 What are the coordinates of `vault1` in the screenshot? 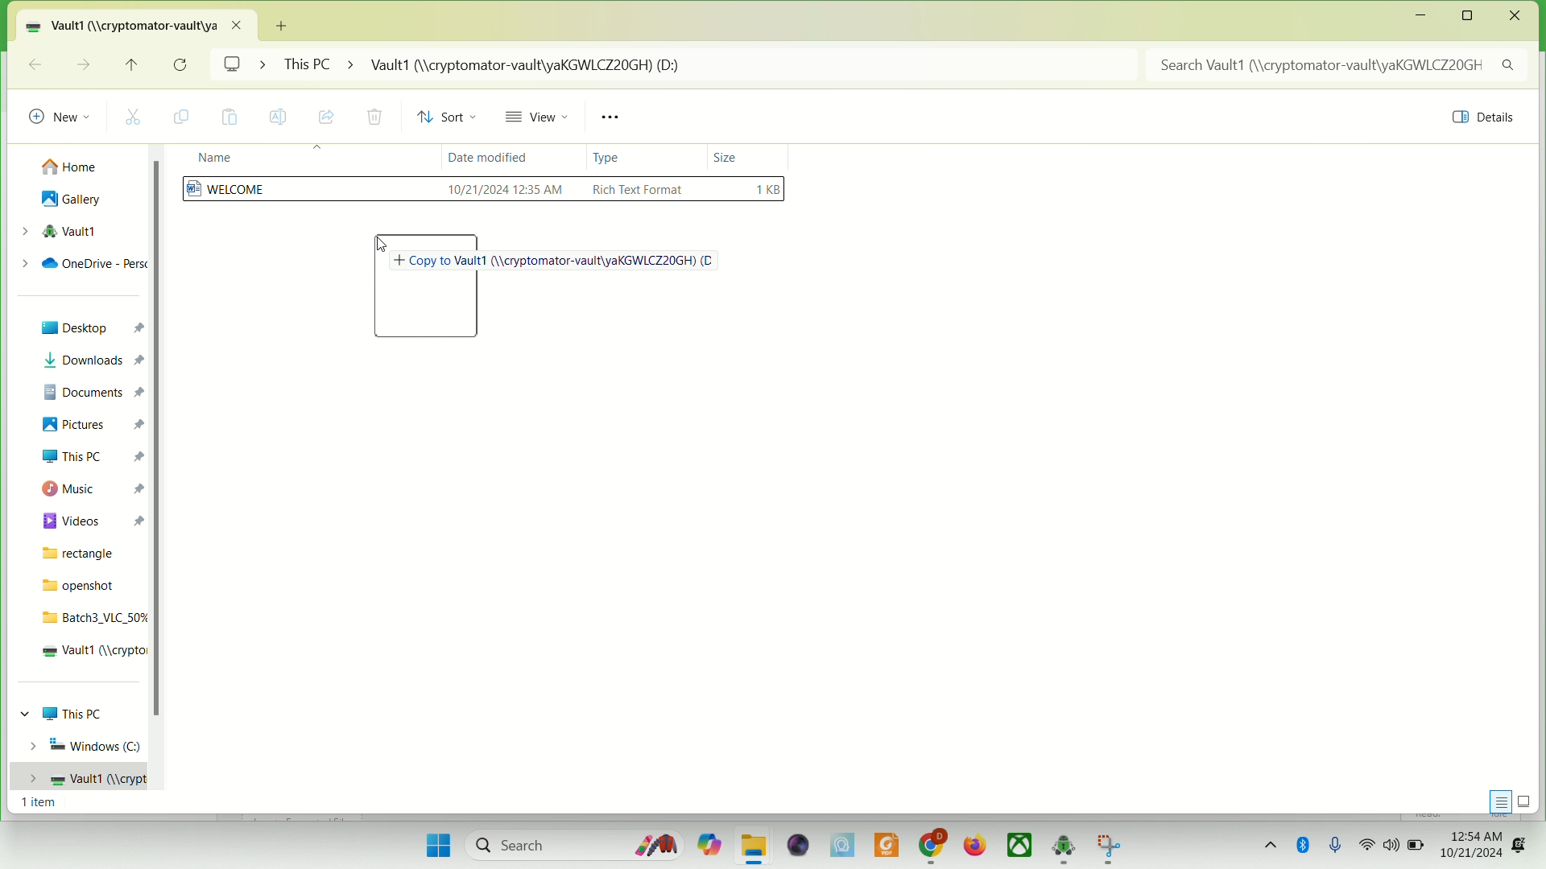 It's located at (57, 231).